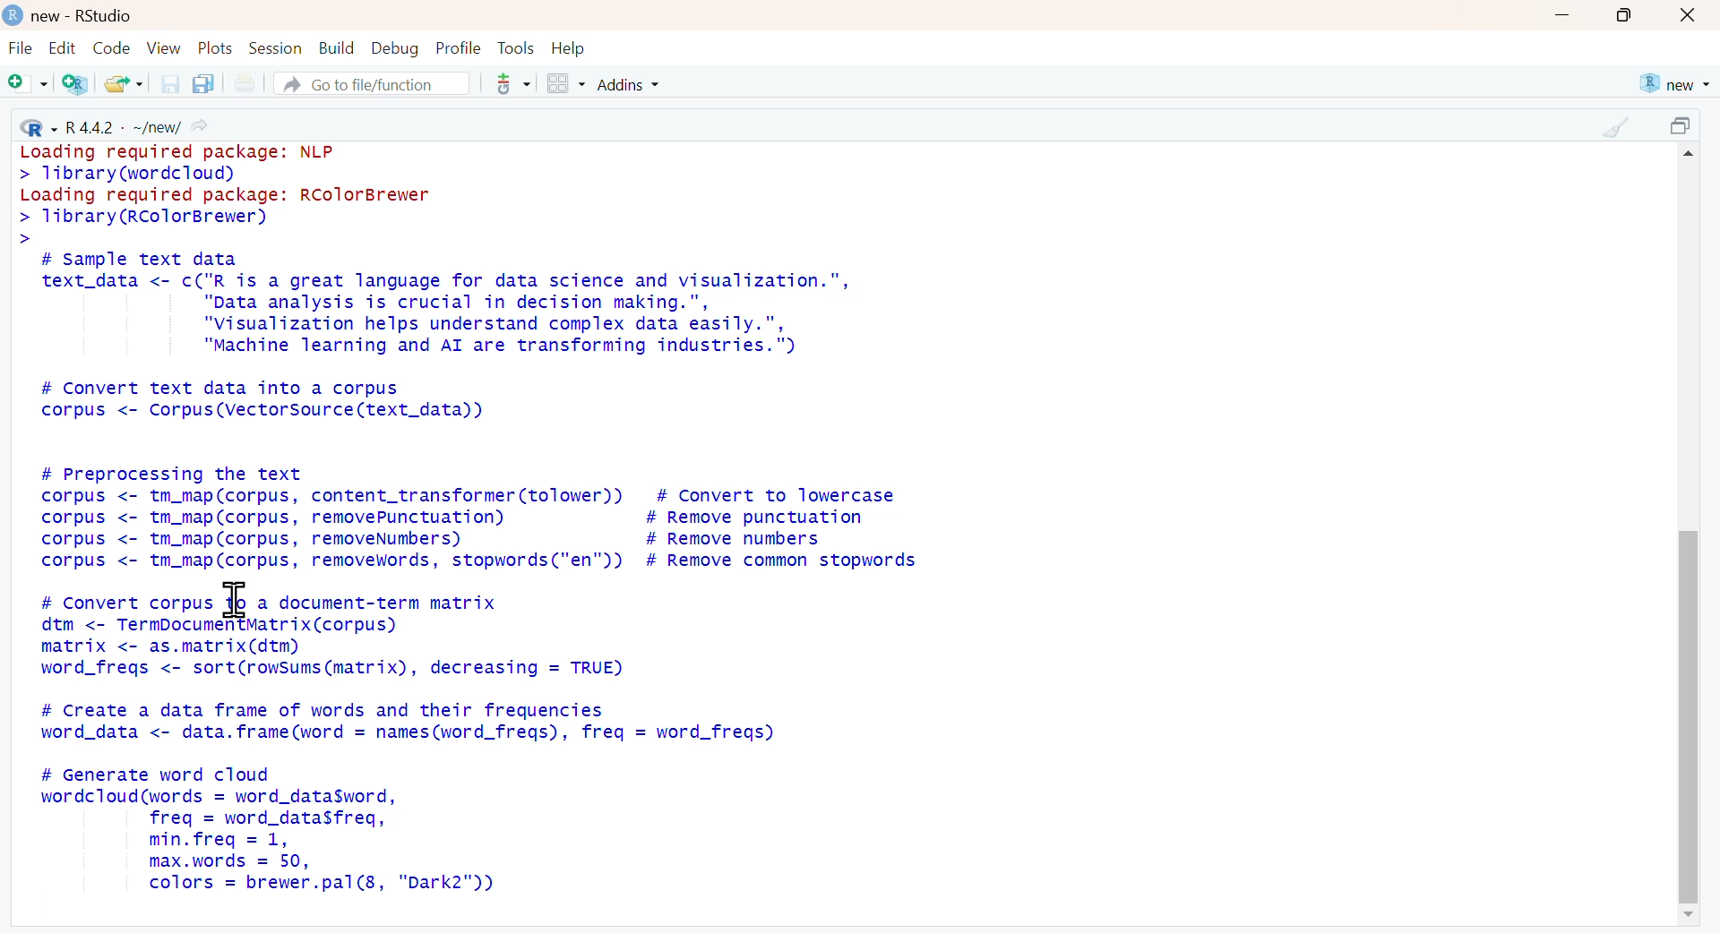  What do you see at coordinates (74, 84) in the screenshot?
I see `Create a project` at bounding box center [74, 84].